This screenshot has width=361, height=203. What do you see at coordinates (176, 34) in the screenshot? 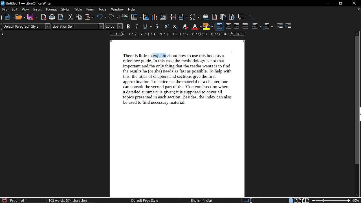
I see `scale` at bounding box center [176, 34].